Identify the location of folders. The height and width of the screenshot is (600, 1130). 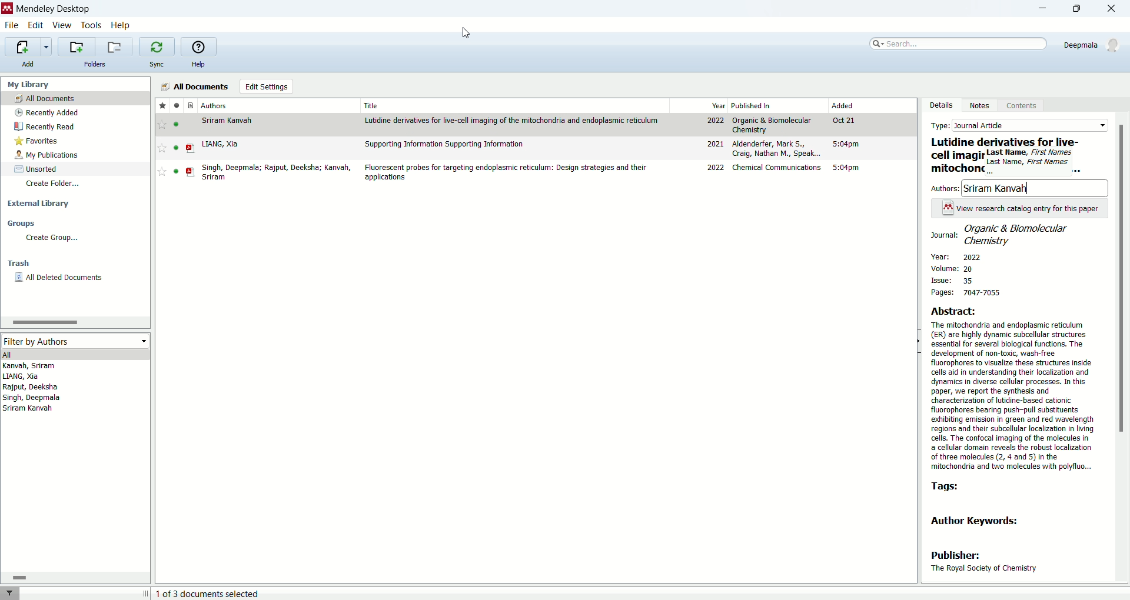
(97, 64).